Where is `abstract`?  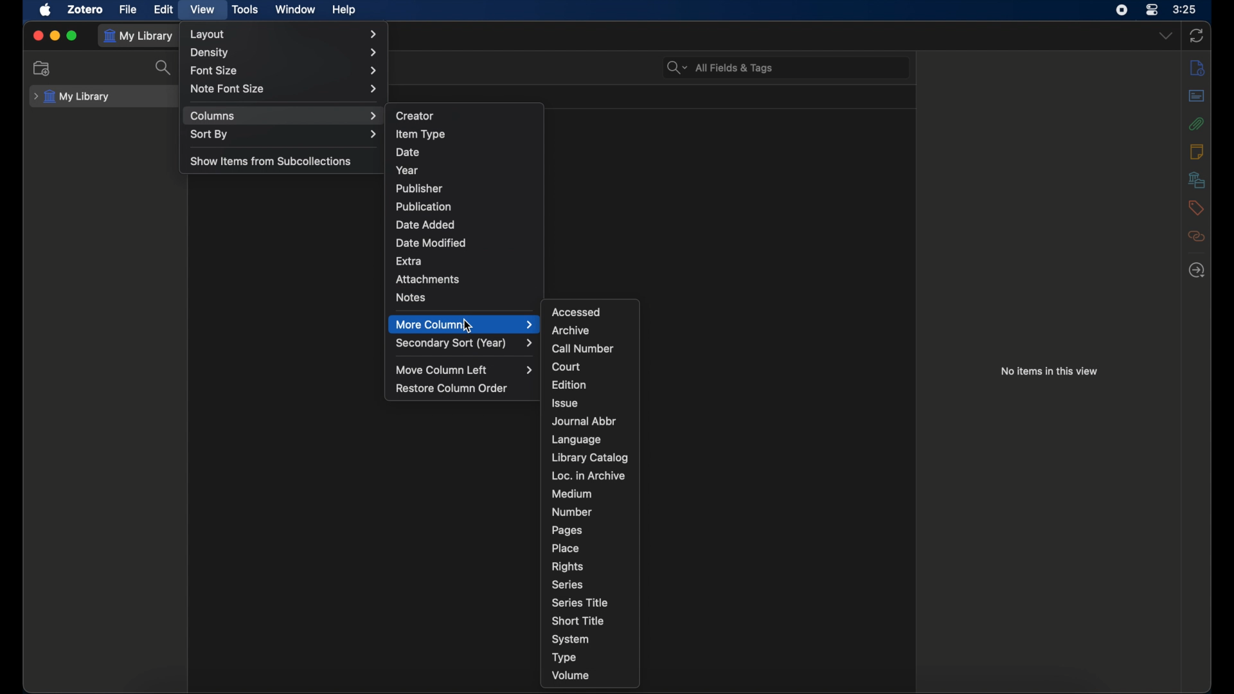 abstract is located at coordinates (1198, 96).